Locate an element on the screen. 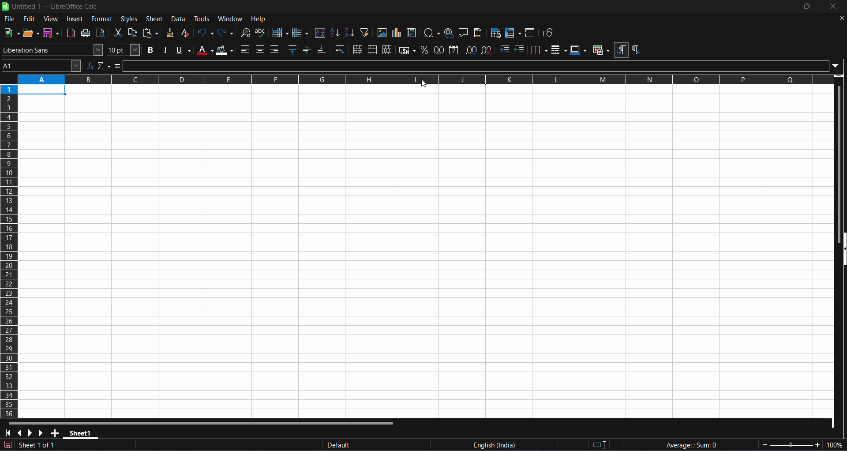 The width and height of the screenshot is (847, 451). format is located at coordinates (102, 19).